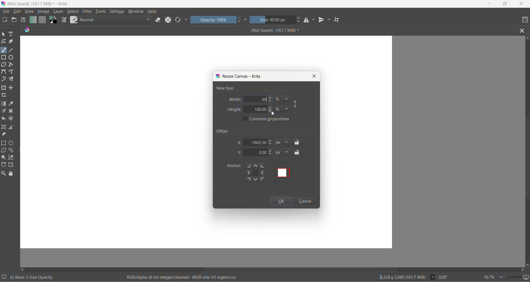 This screenshot has height=282, width=530. I want to click on horizontal scroll bar, so click(300, 268).